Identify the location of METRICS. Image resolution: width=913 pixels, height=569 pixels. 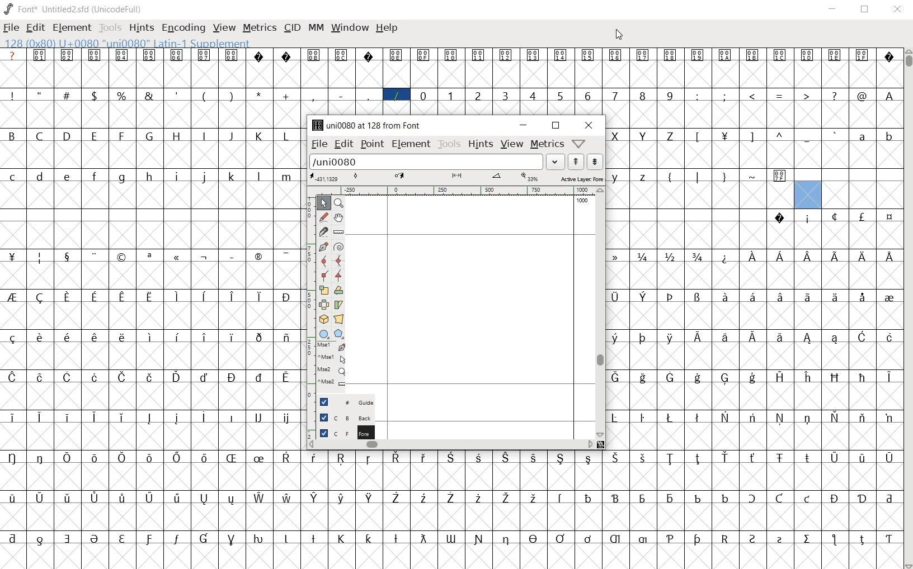
(260, 27).